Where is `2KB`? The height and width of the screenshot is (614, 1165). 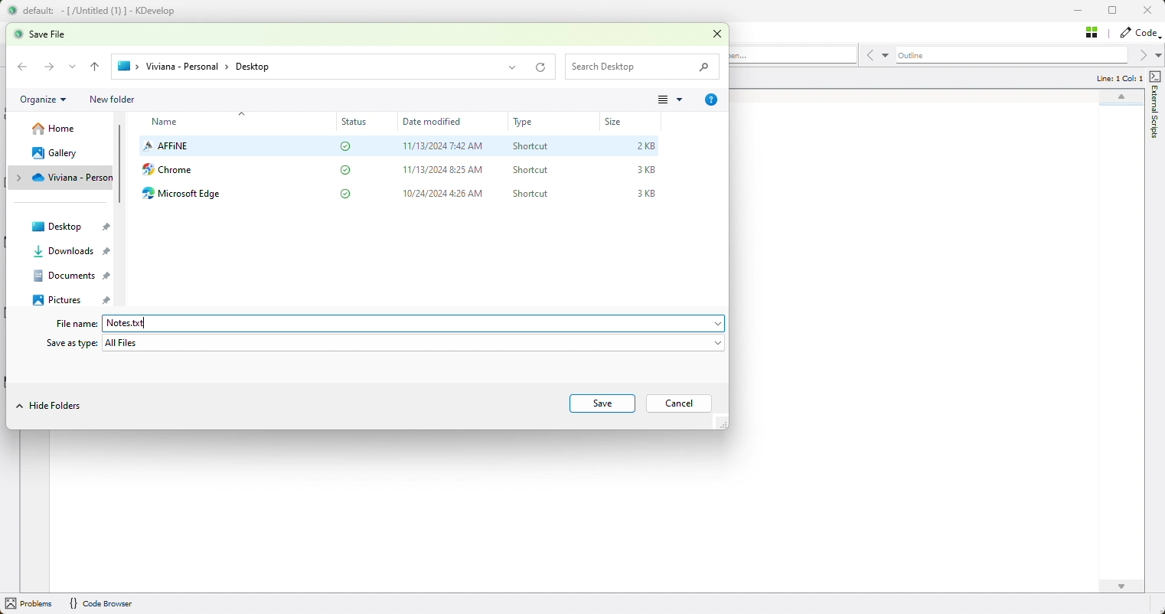
2KB is located at coordinates (648, 146).